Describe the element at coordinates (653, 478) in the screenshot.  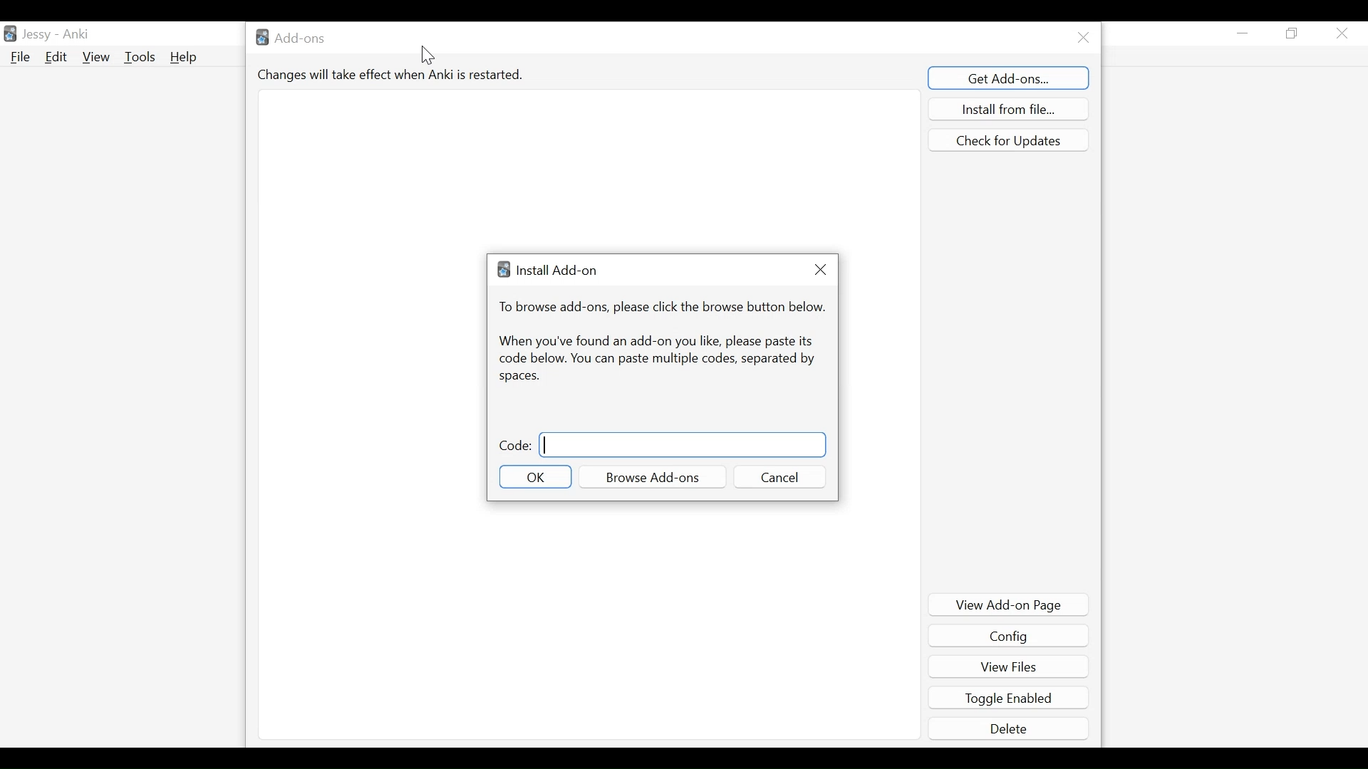
I see `Browse Add-ons` at that location.